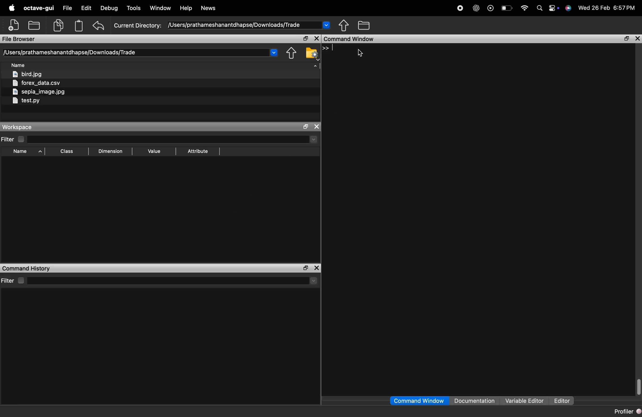  What do you see at coordinates (526, 8) in the screenshot?
I see `wifi` at bounding box center [526, 8].